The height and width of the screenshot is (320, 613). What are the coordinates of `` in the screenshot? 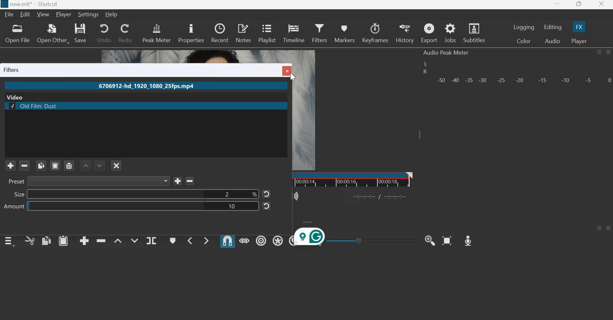 It's located at (4, 4).